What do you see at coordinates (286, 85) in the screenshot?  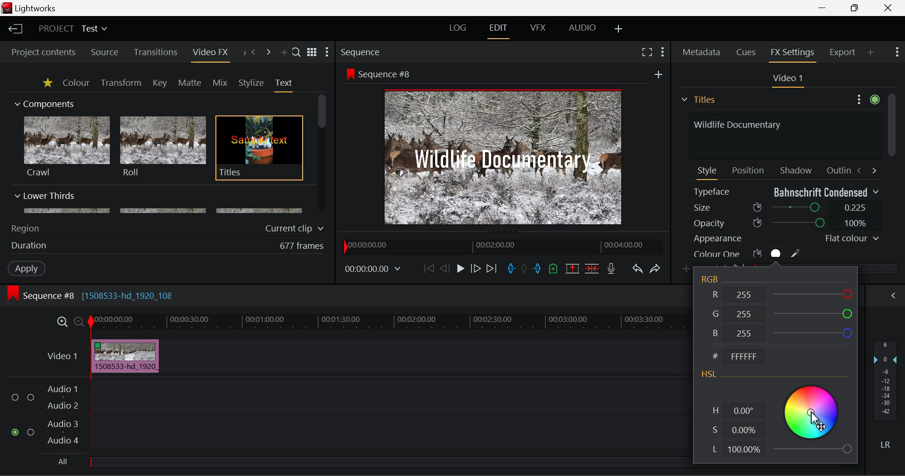 I see `Text Tab Open` at bounding box center [286, 85].